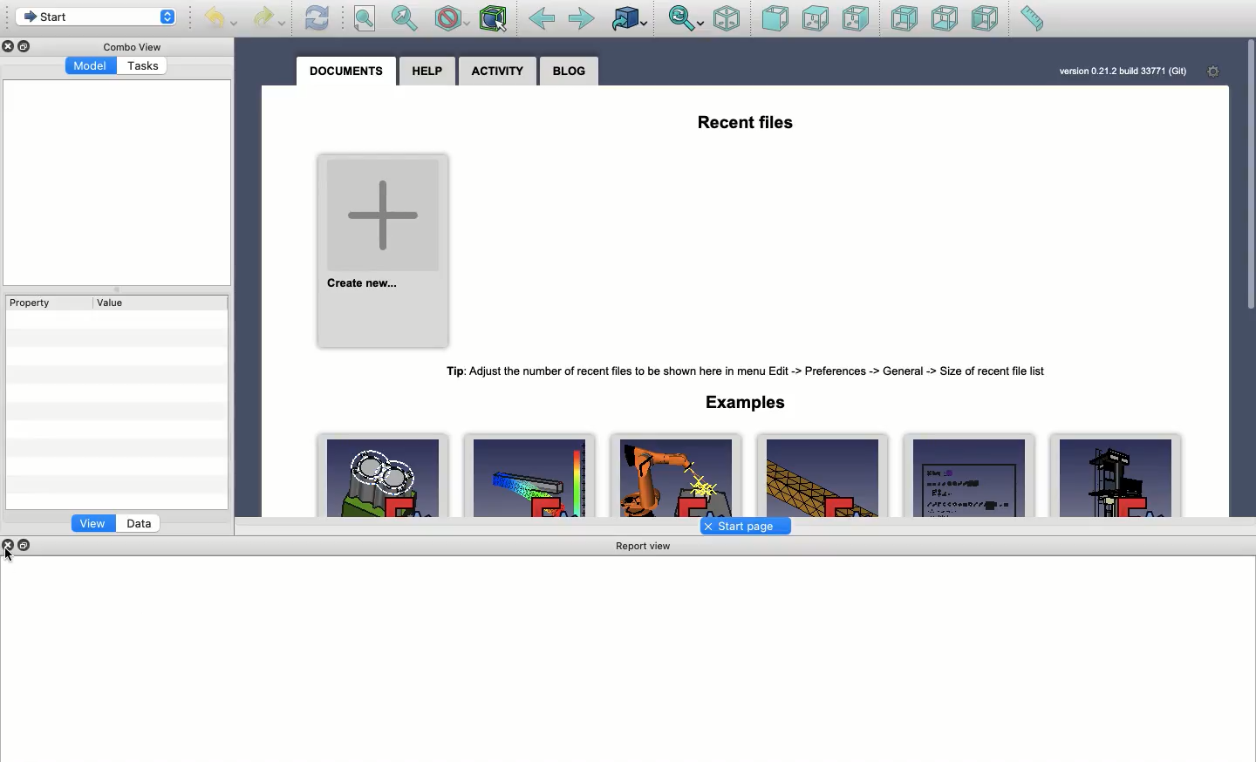 The height and width of the screenshot is (762, 1256). I want to click on Activity , so click(496, 72).